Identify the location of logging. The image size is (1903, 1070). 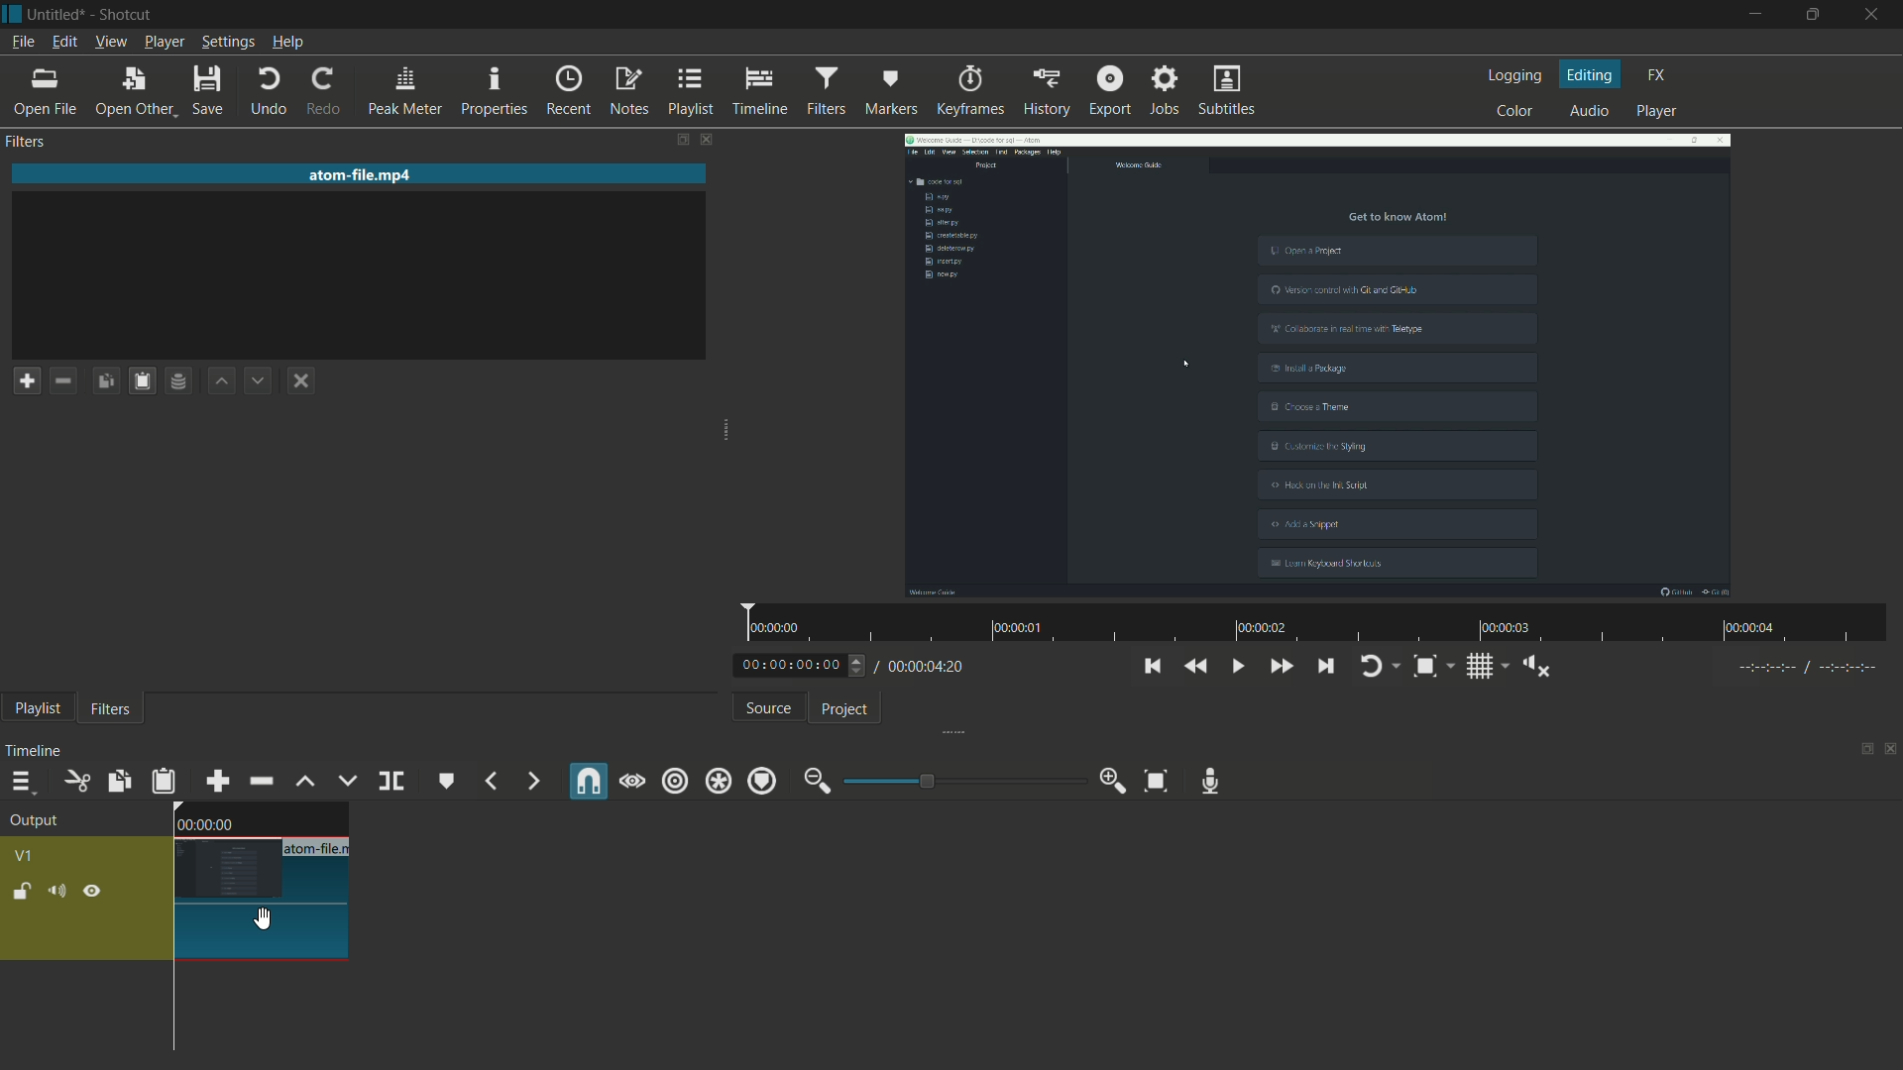
(1511, 75).